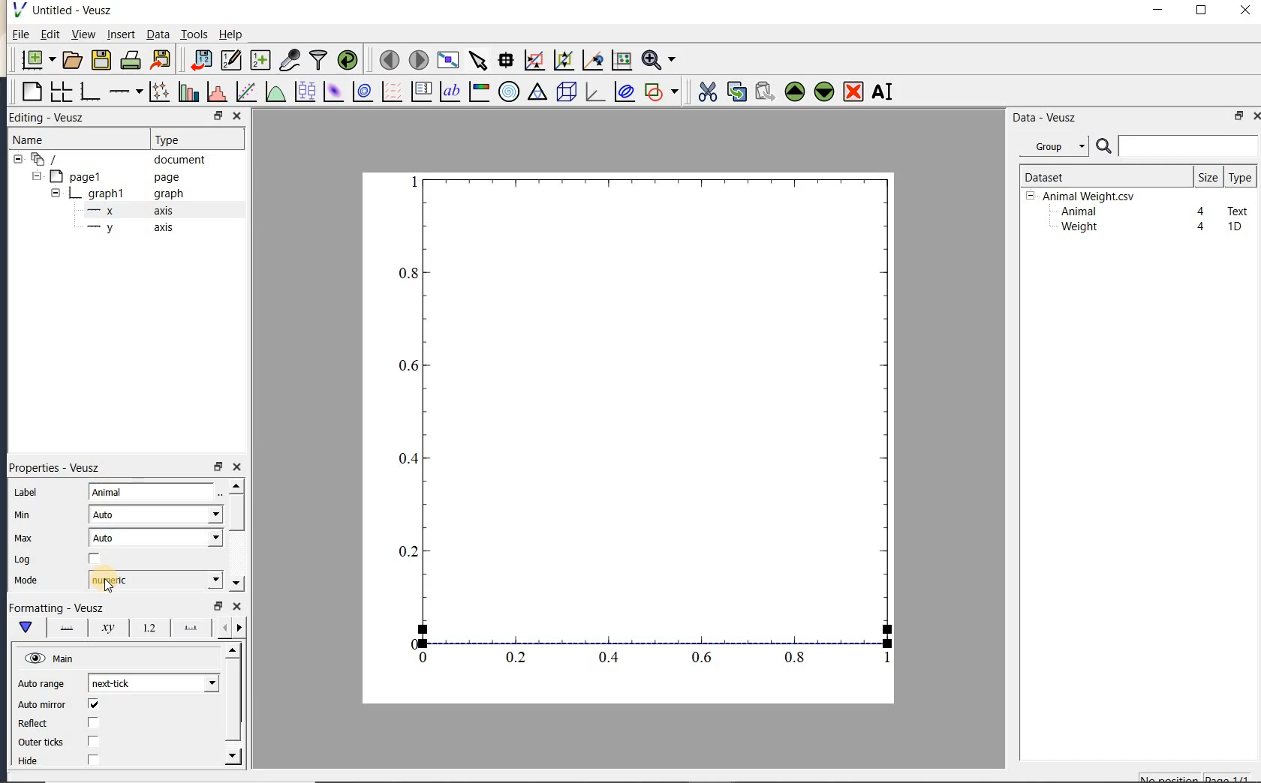 The width and height of the screenshot is (1261, 783). I want to click on view, so click(82, 36).